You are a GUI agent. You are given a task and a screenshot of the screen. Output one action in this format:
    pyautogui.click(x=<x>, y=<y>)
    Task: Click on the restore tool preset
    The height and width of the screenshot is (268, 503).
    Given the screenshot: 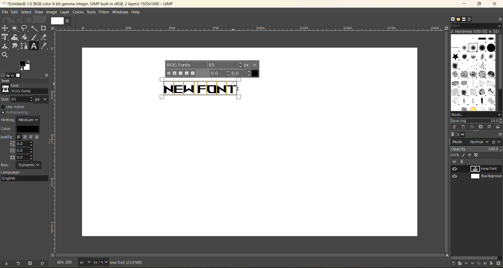 What is the action you would take?
    pyautogui.click(x=19, y=263)
    